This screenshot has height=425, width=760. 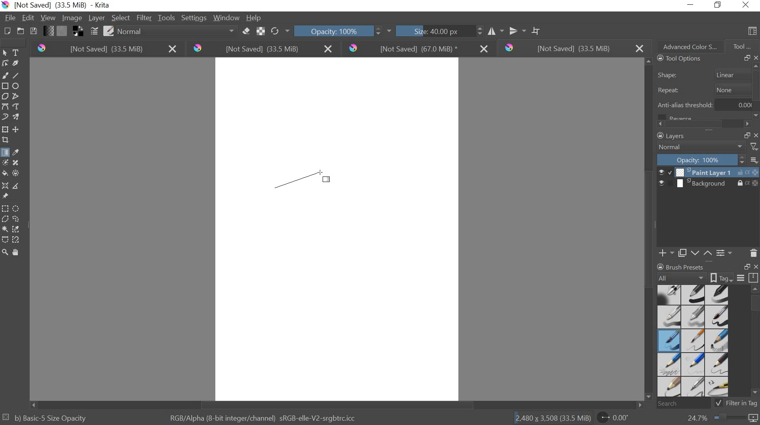 I want to click on WRAP AROUND MODE, so click(x=539, y=29).